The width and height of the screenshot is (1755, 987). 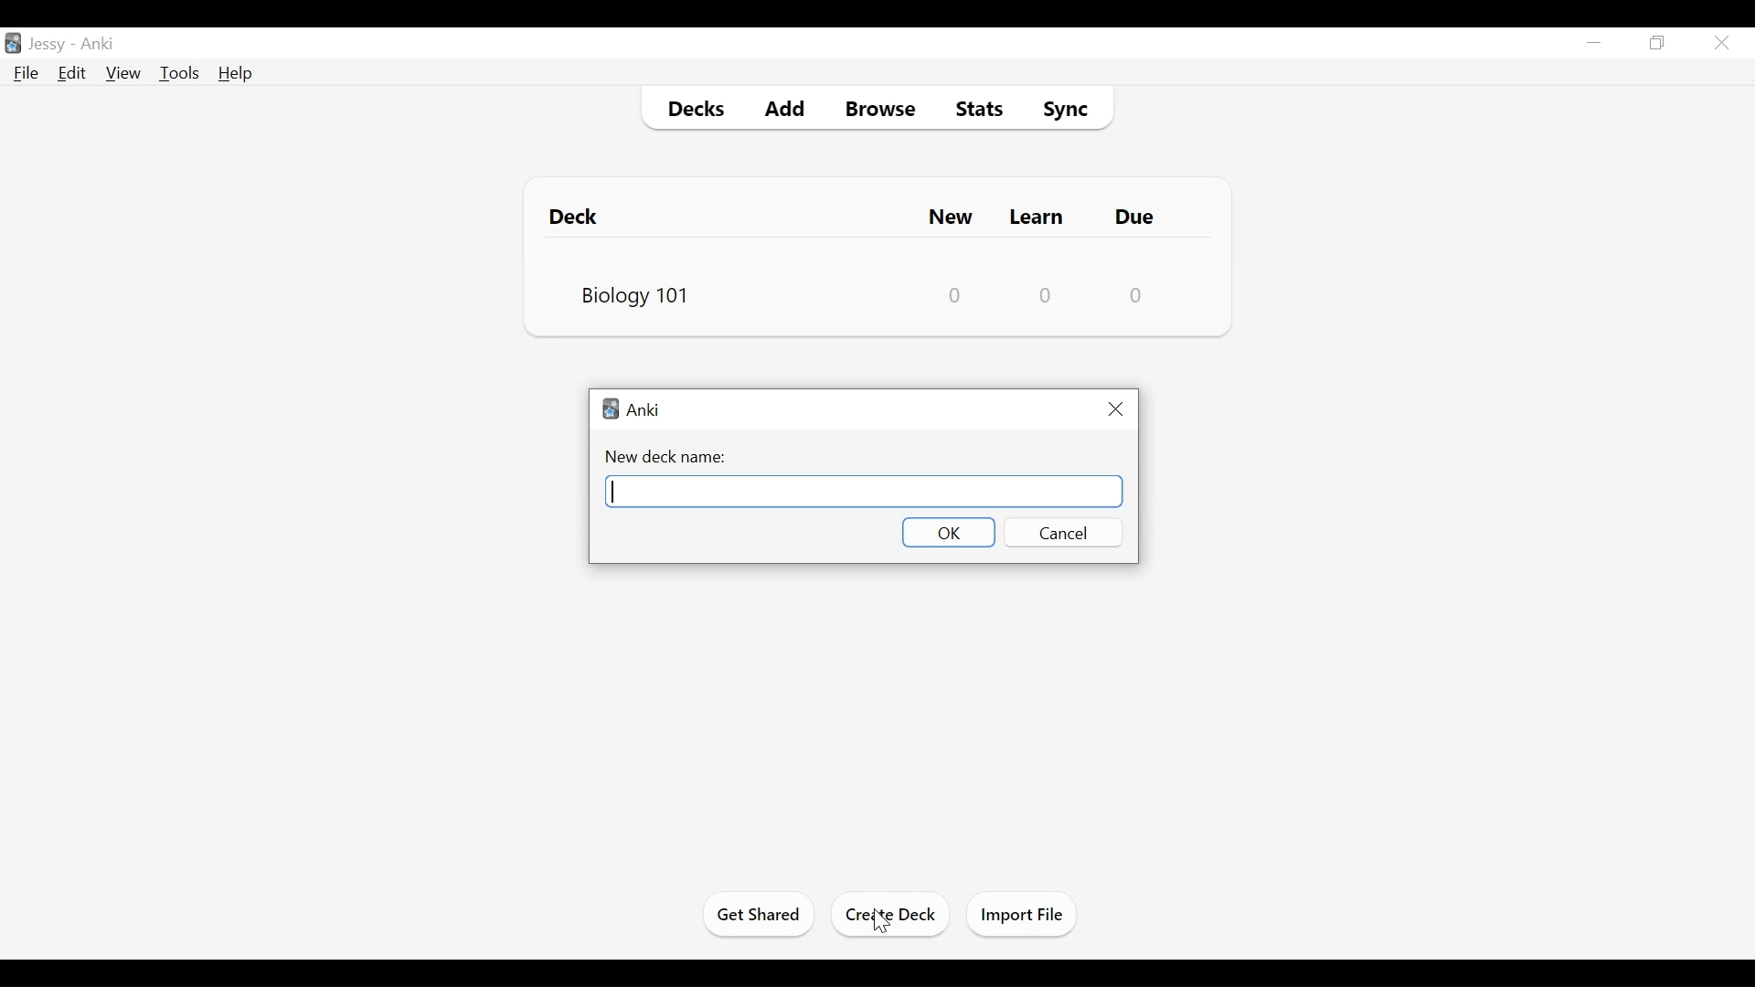 I want to click on Deck, so click(x=580, y=216).